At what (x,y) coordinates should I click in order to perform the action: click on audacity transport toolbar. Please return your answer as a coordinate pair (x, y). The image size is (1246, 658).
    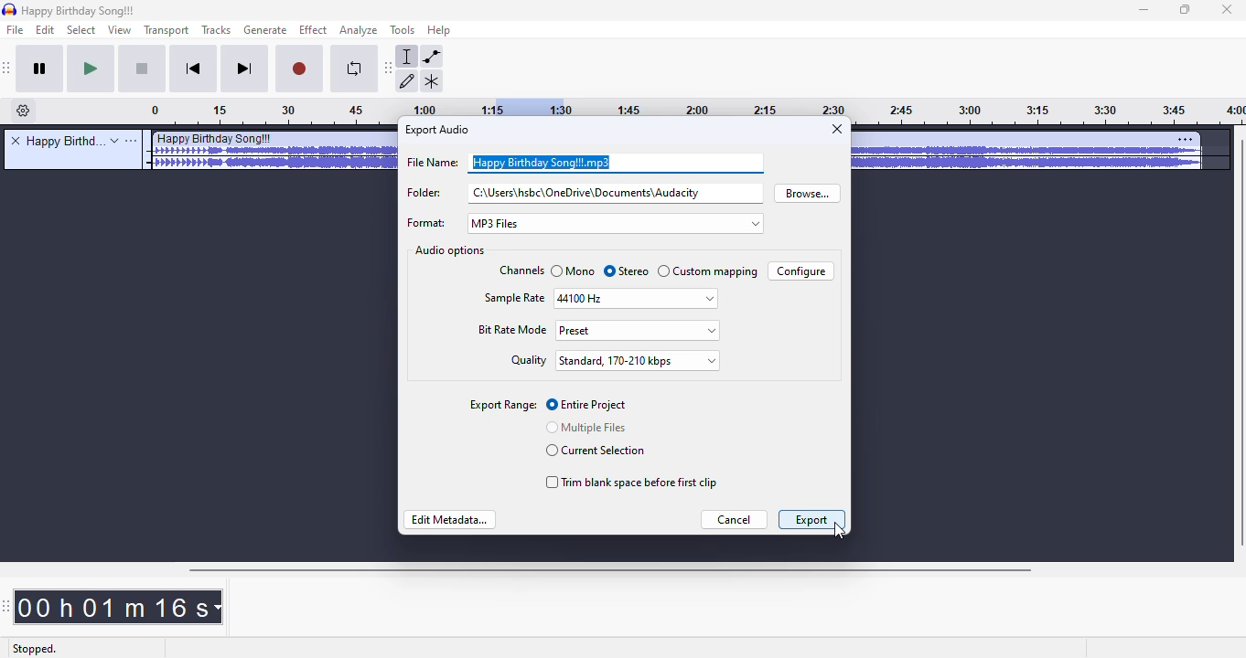
    Looking at the image, I should click on (8, 69).